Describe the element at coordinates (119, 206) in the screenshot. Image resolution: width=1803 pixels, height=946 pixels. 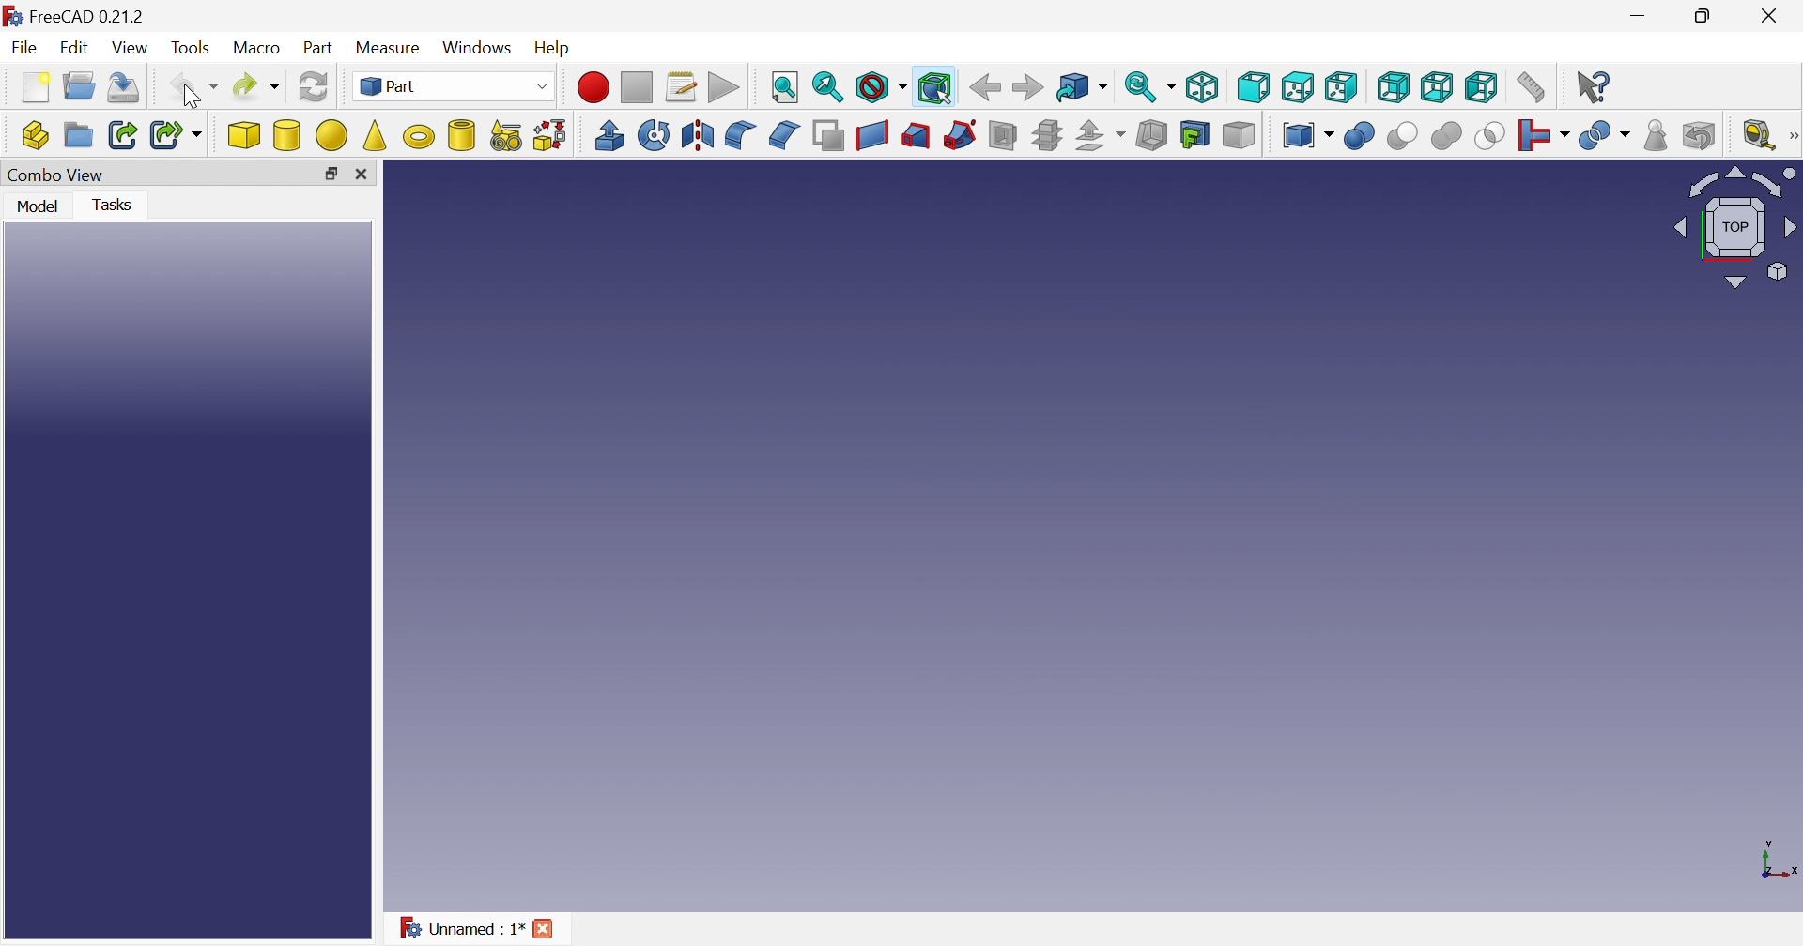
I see `Tasks` at that location.